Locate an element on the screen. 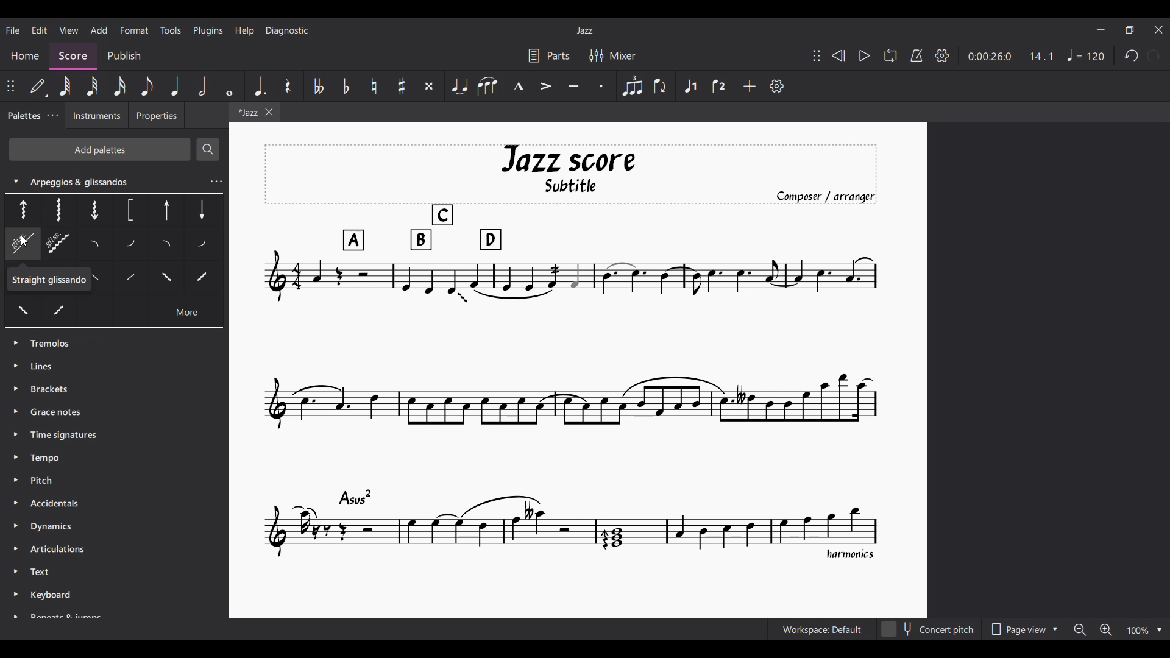  Palate 13 is located at coordinates (98, 281).